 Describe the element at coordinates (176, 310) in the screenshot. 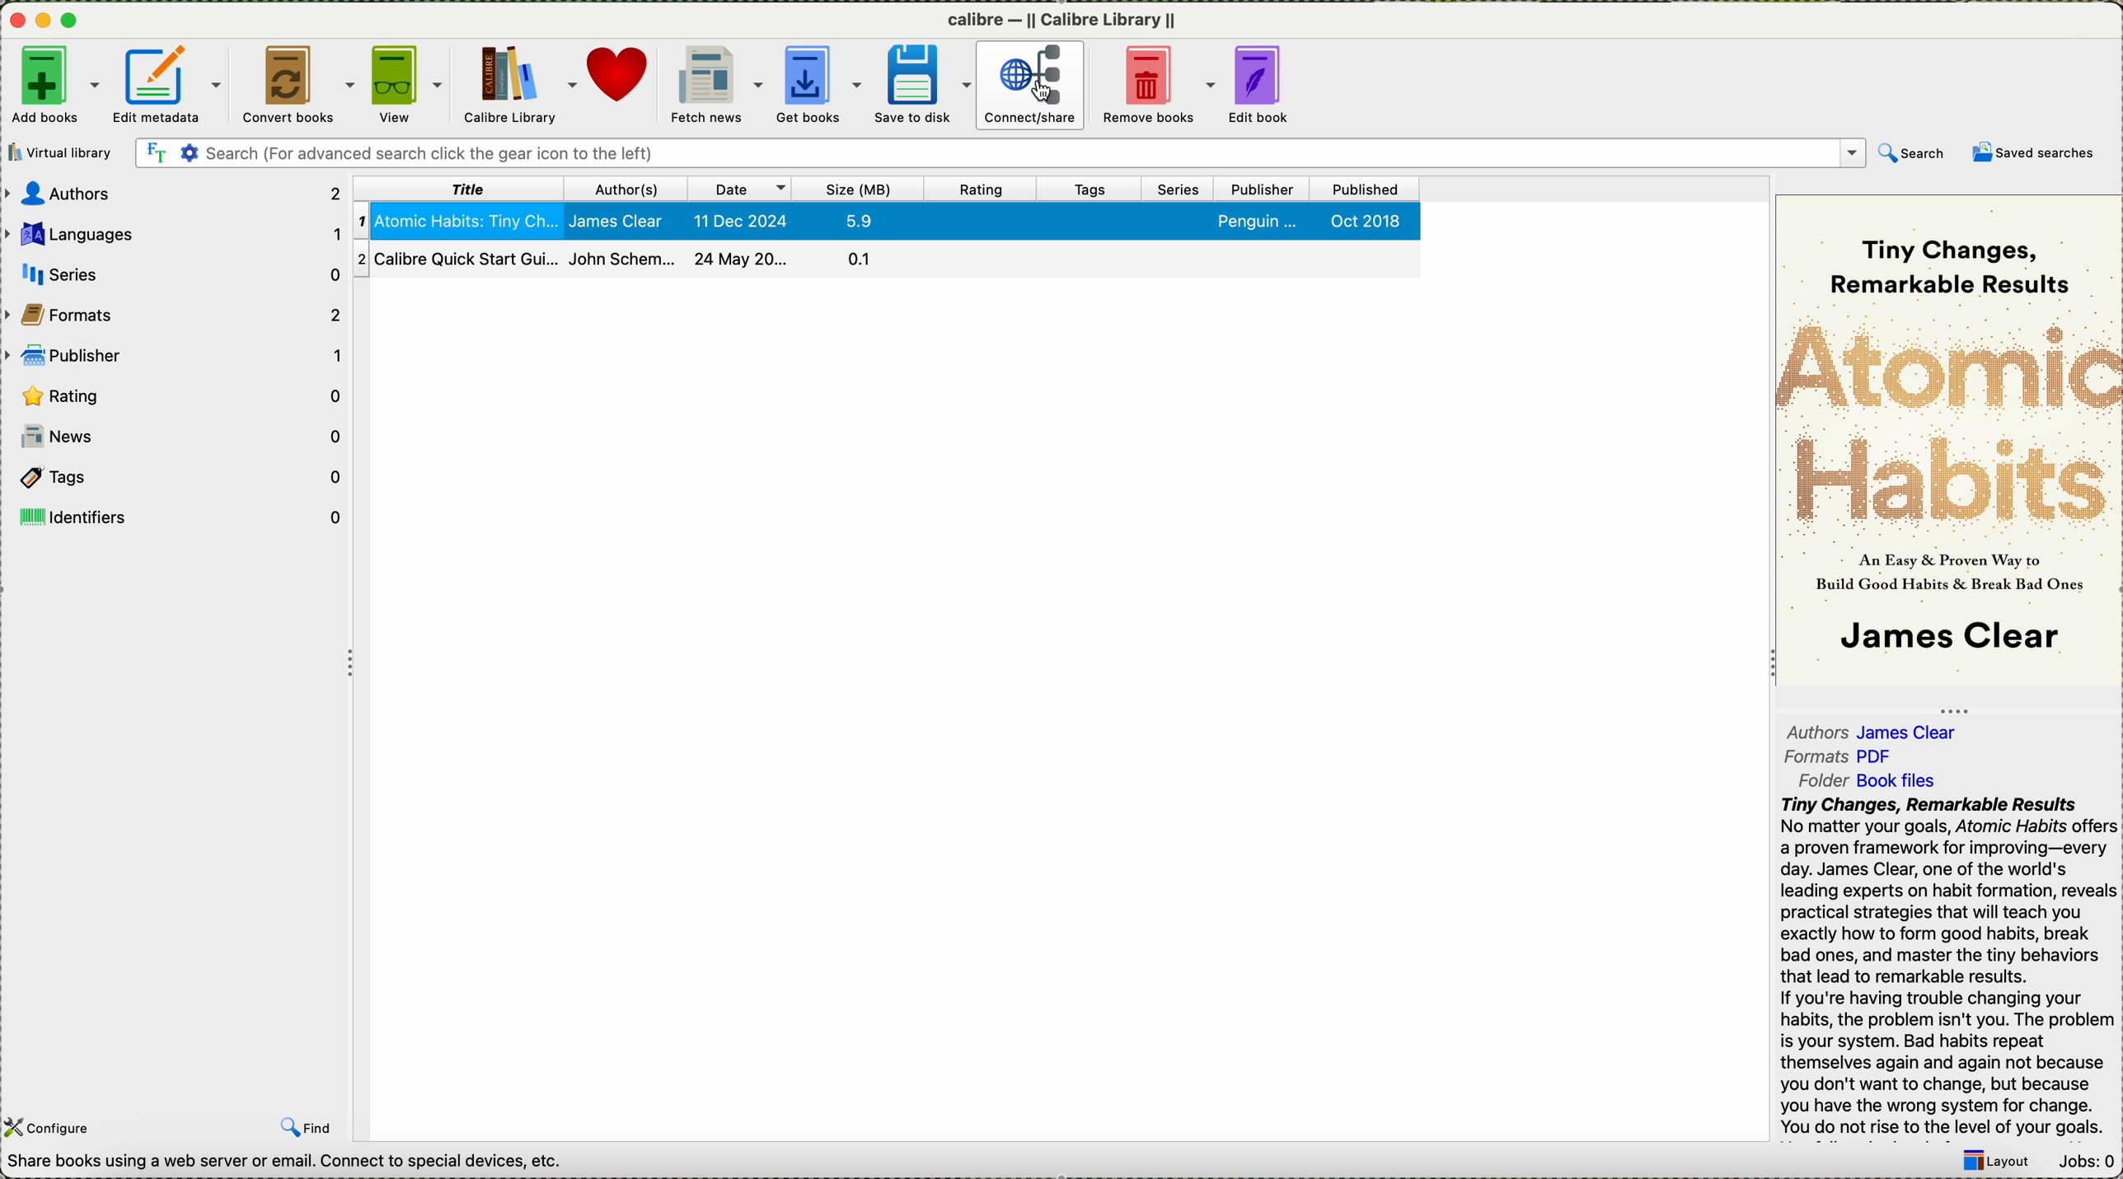

I see `formats` at that location.